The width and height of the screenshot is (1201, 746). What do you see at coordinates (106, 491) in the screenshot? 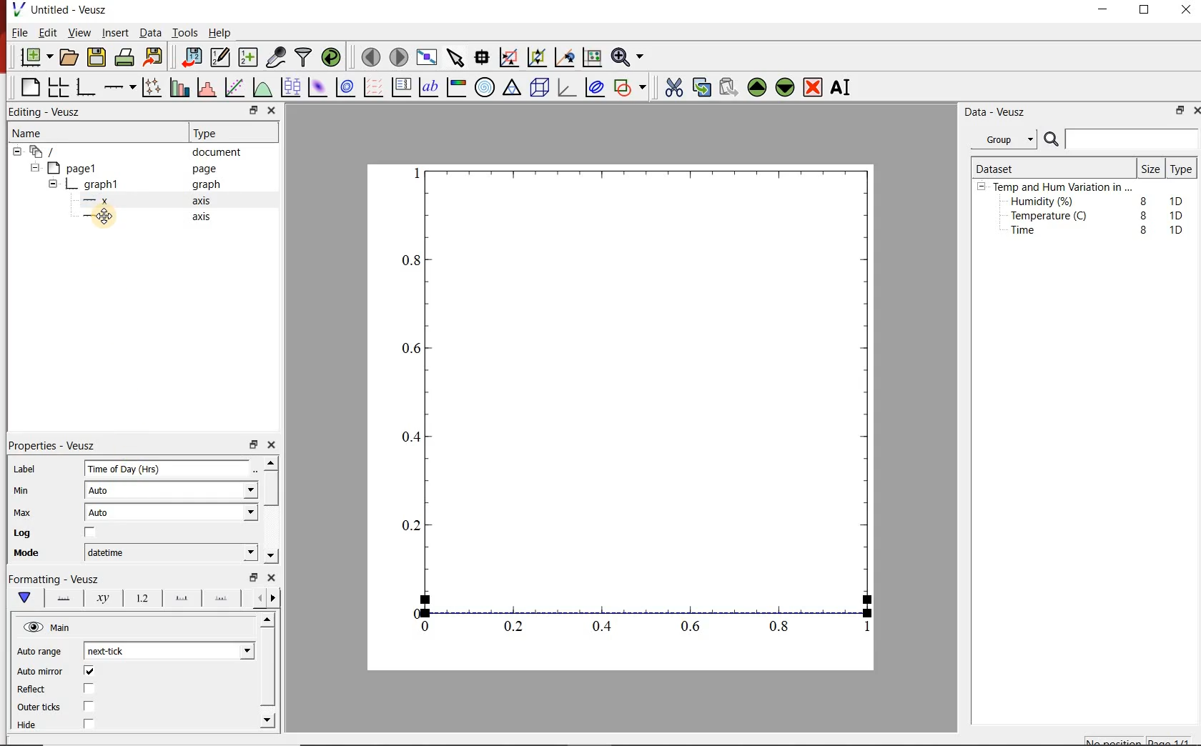
I see `Auto` at bounding box center [106, 491].